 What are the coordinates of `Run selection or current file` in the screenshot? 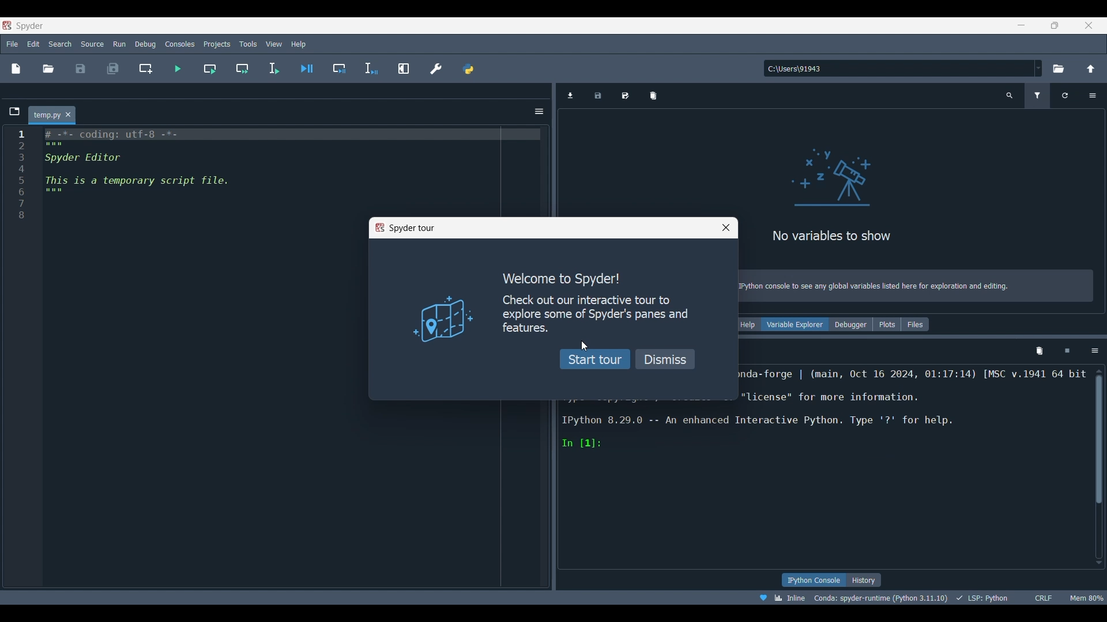 It's located at (273, 69).